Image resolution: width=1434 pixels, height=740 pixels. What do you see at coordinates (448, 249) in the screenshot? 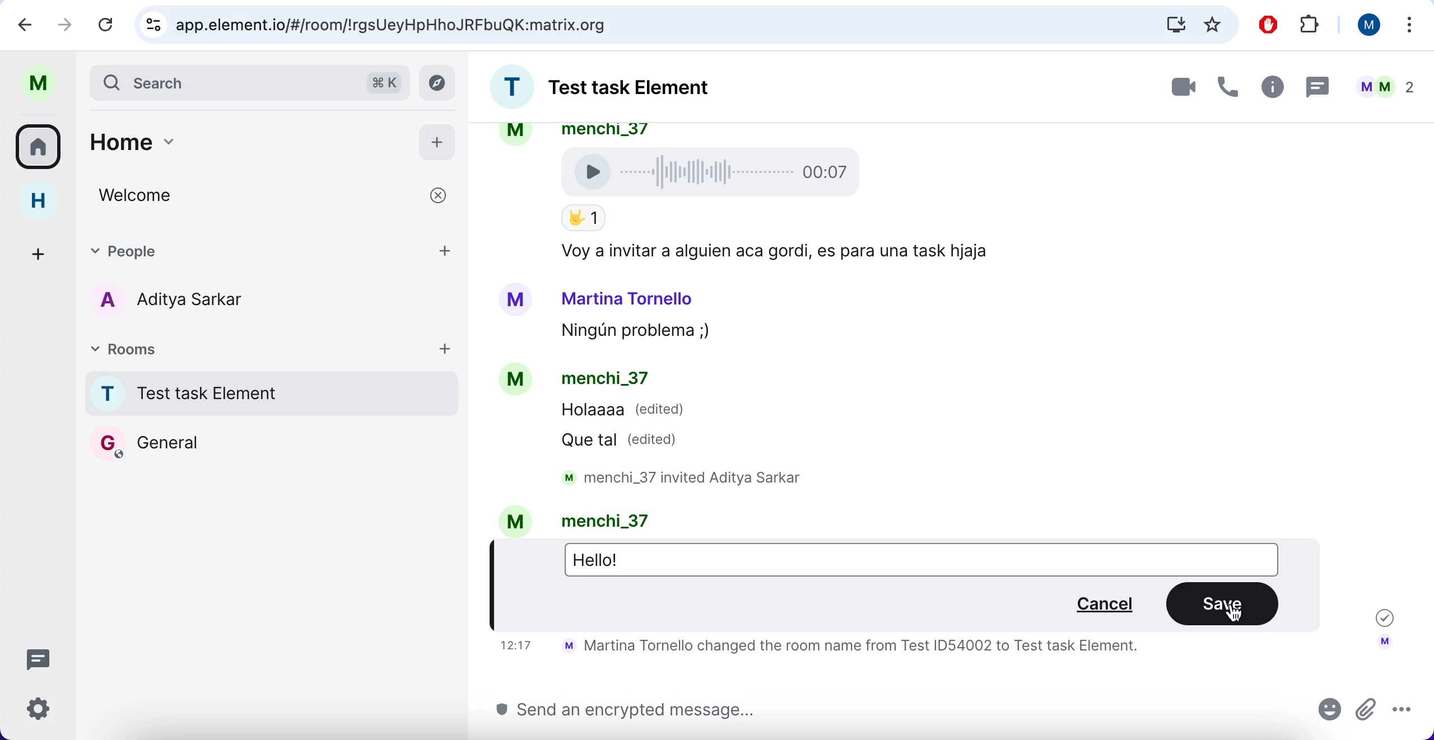
I see `add` at bounding box center [448, 249].